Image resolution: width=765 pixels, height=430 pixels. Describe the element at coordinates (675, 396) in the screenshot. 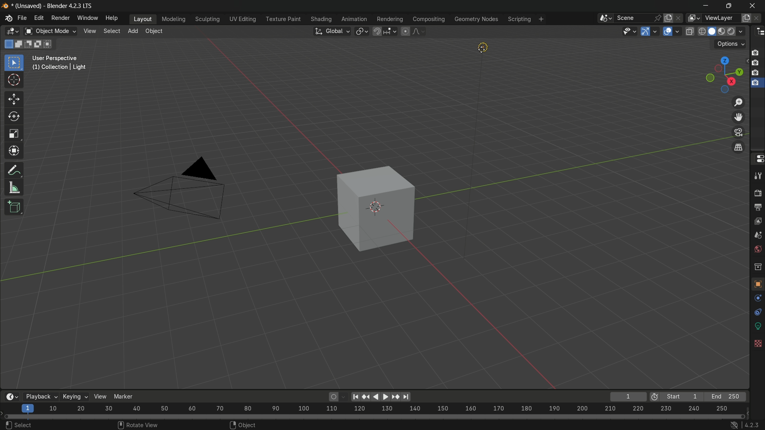

I see `start` at that location.